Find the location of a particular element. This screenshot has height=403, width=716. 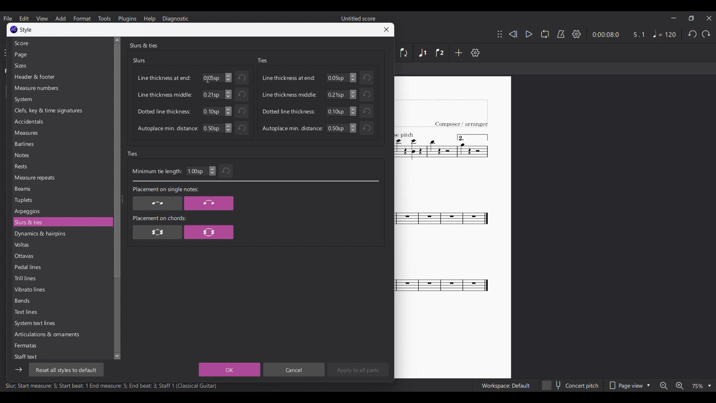

Minimize is located at coordinates (673, 18).